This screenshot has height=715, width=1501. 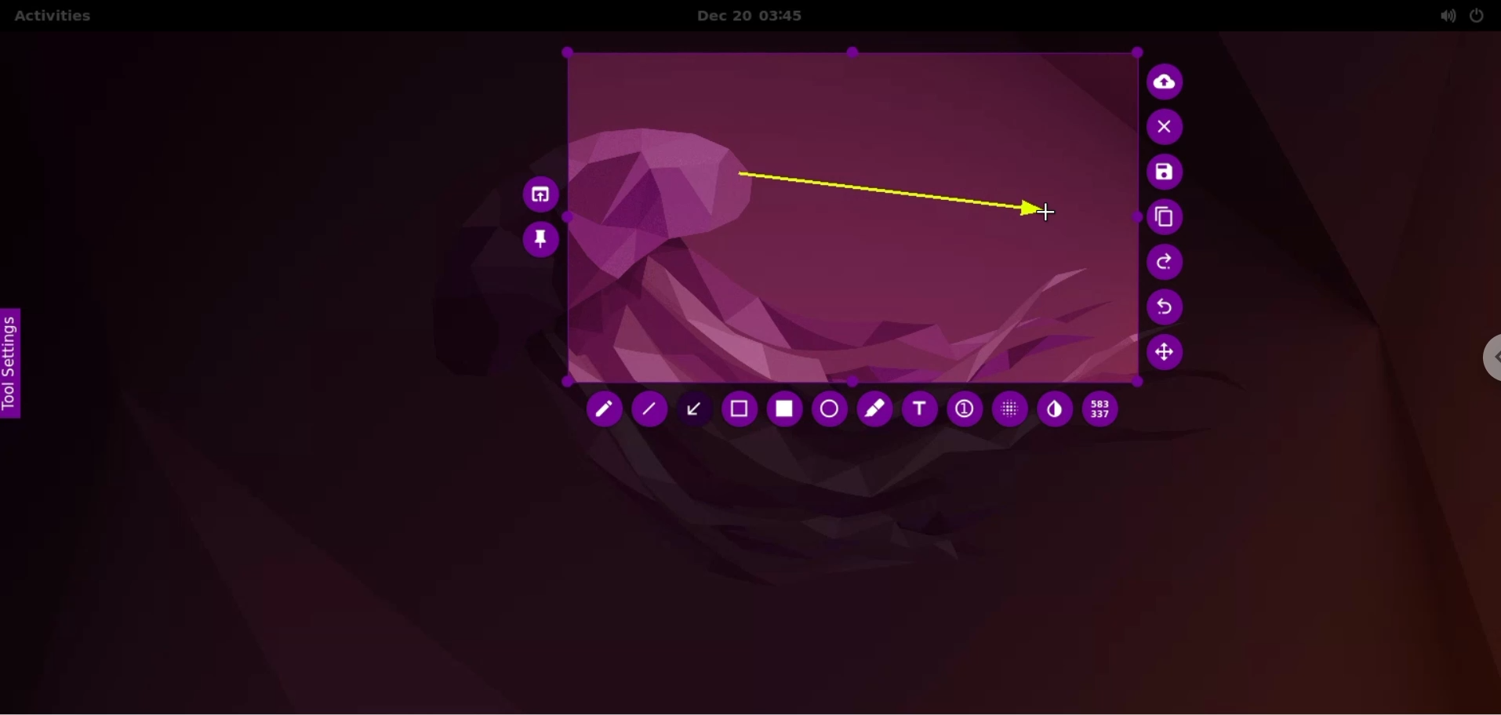 I want to click on upload, so click(x=1169, y=80).